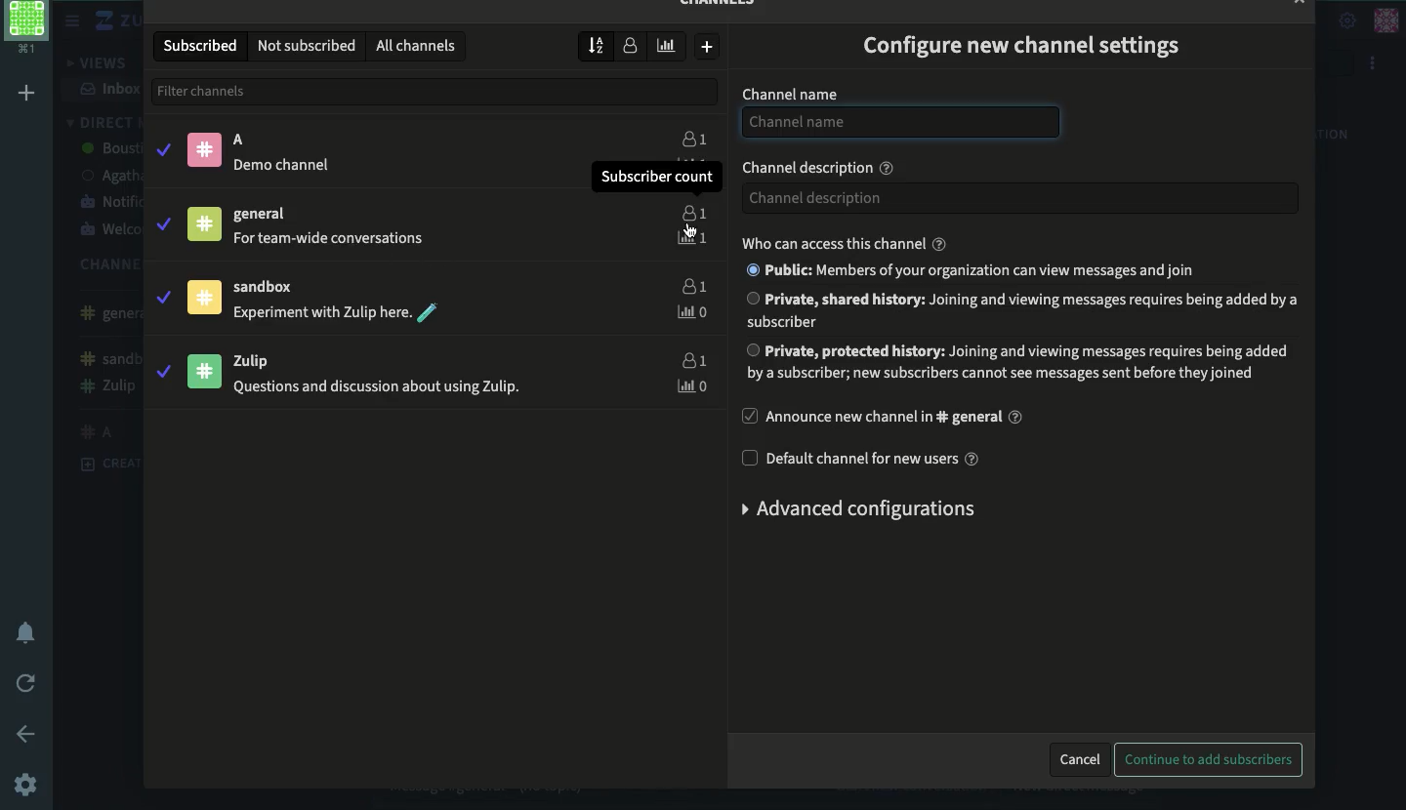 The height and width of the screenshot is (810, 1406). What do you see at coordinates (93, 64) in the screenshot?
I see `views` at bounding box center [93, 64].